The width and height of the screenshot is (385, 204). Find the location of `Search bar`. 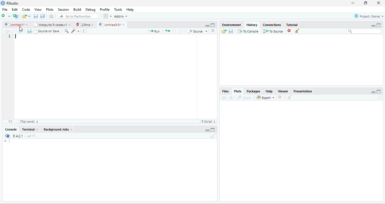

Search bar is located at coordinates (364, 31).